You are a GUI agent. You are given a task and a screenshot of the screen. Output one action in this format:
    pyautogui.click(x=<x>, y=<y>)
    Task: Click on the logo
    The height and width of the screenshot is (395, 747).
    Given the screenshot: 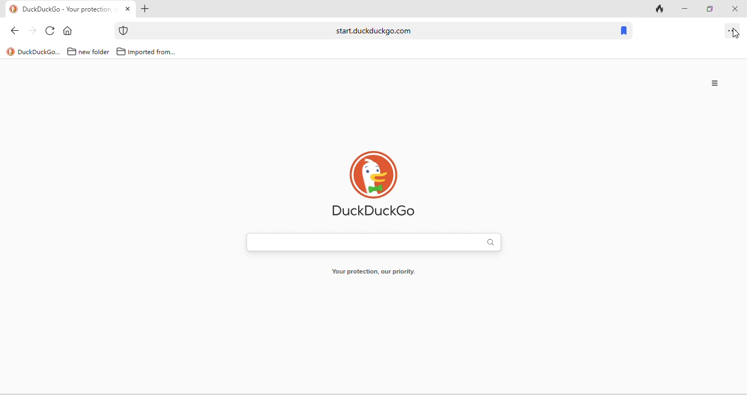 What is the action you would take?
    pyautogui.click(x=10, y=51)
    